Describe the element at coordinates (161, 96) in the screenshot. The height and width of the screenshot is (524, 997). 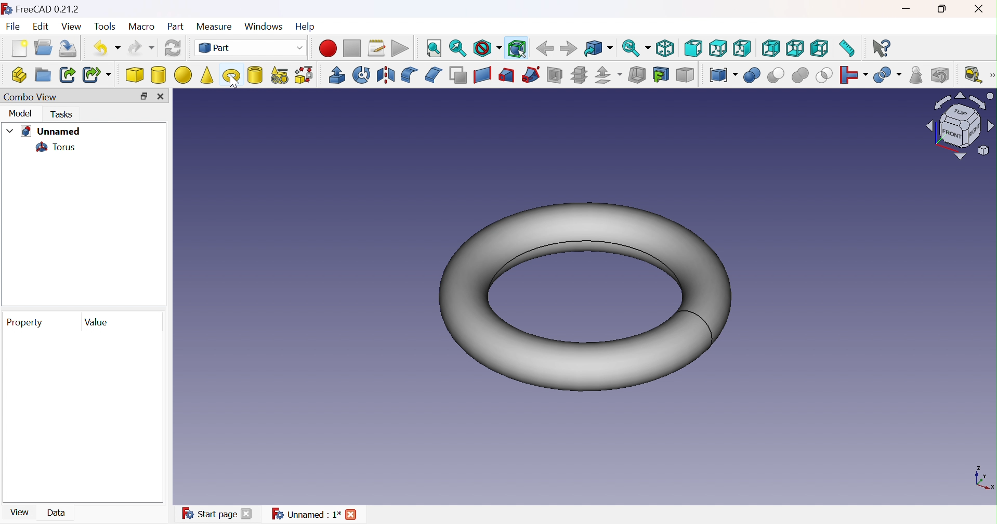
I see `Close` at that location.